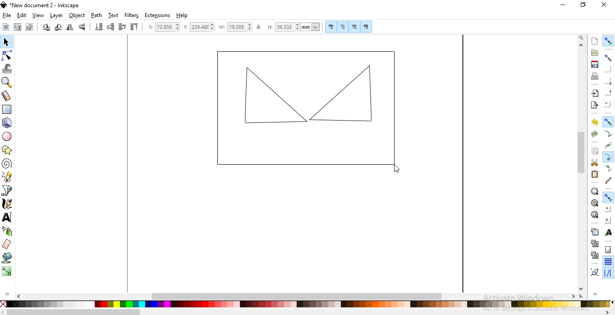 This screenshot has height=315, width=615. I want to click on cursor, so click(395, 166).